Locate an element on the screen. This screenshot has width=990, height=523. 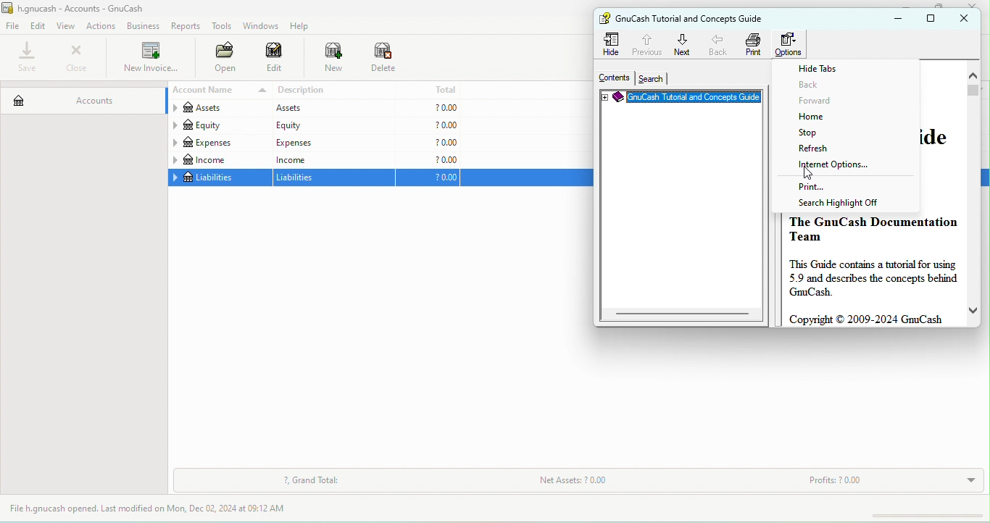
minimize is located at coordinates (895, 19).